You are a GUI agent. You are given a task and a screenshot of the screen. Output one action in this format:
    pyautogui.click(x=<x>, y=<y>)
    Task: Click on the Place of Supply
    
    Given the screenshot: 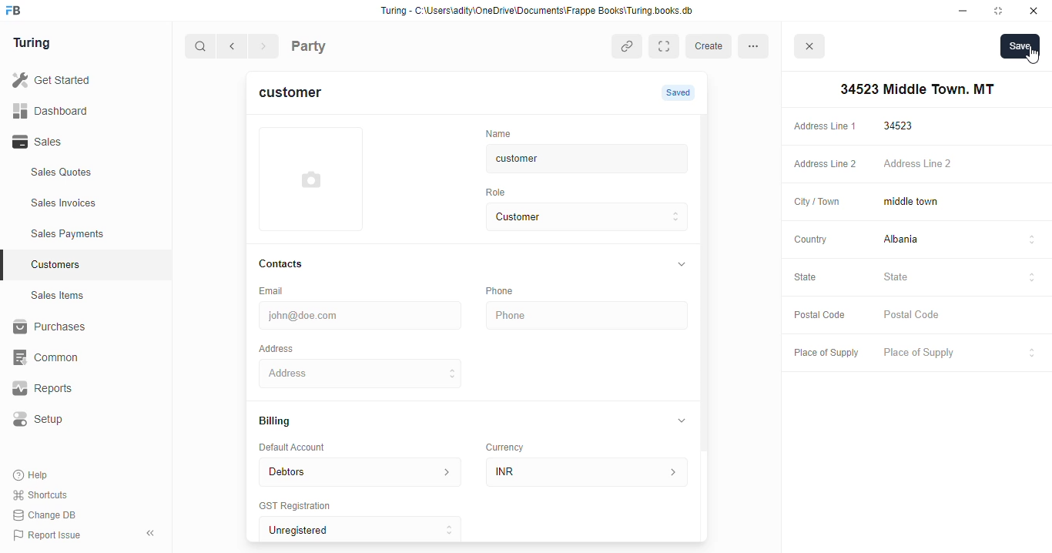 What is the action you would take?
    pyautogui.click(x=957, y=354)
    